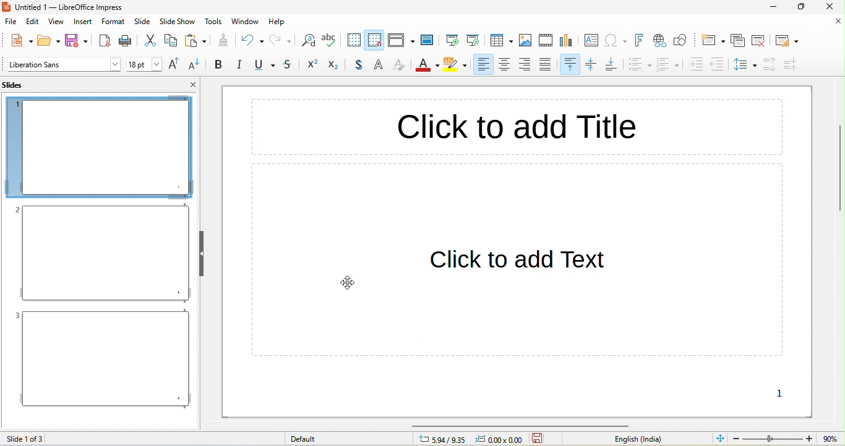  I want to click on font size, so click(144, 64).